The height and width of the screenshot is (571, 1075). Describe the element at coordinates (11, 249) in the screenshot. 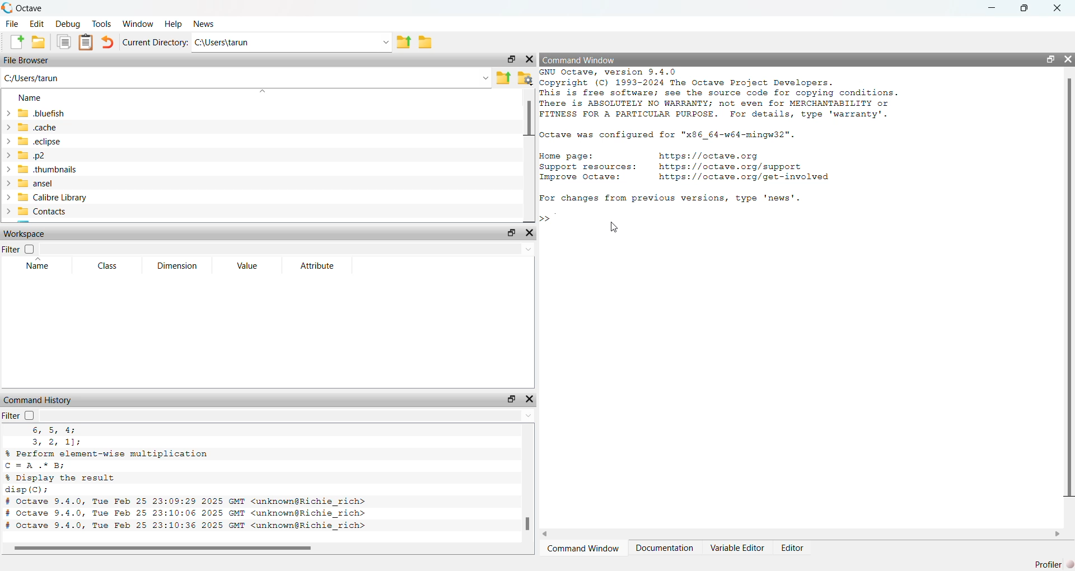

I see `Filter` at that location.